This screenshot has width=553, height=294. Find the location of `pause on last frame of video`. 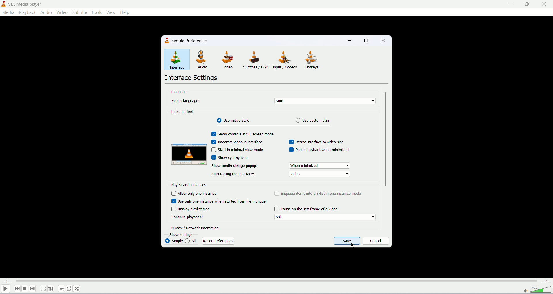

pause on last frame of video is located at coordinates (309, 209).